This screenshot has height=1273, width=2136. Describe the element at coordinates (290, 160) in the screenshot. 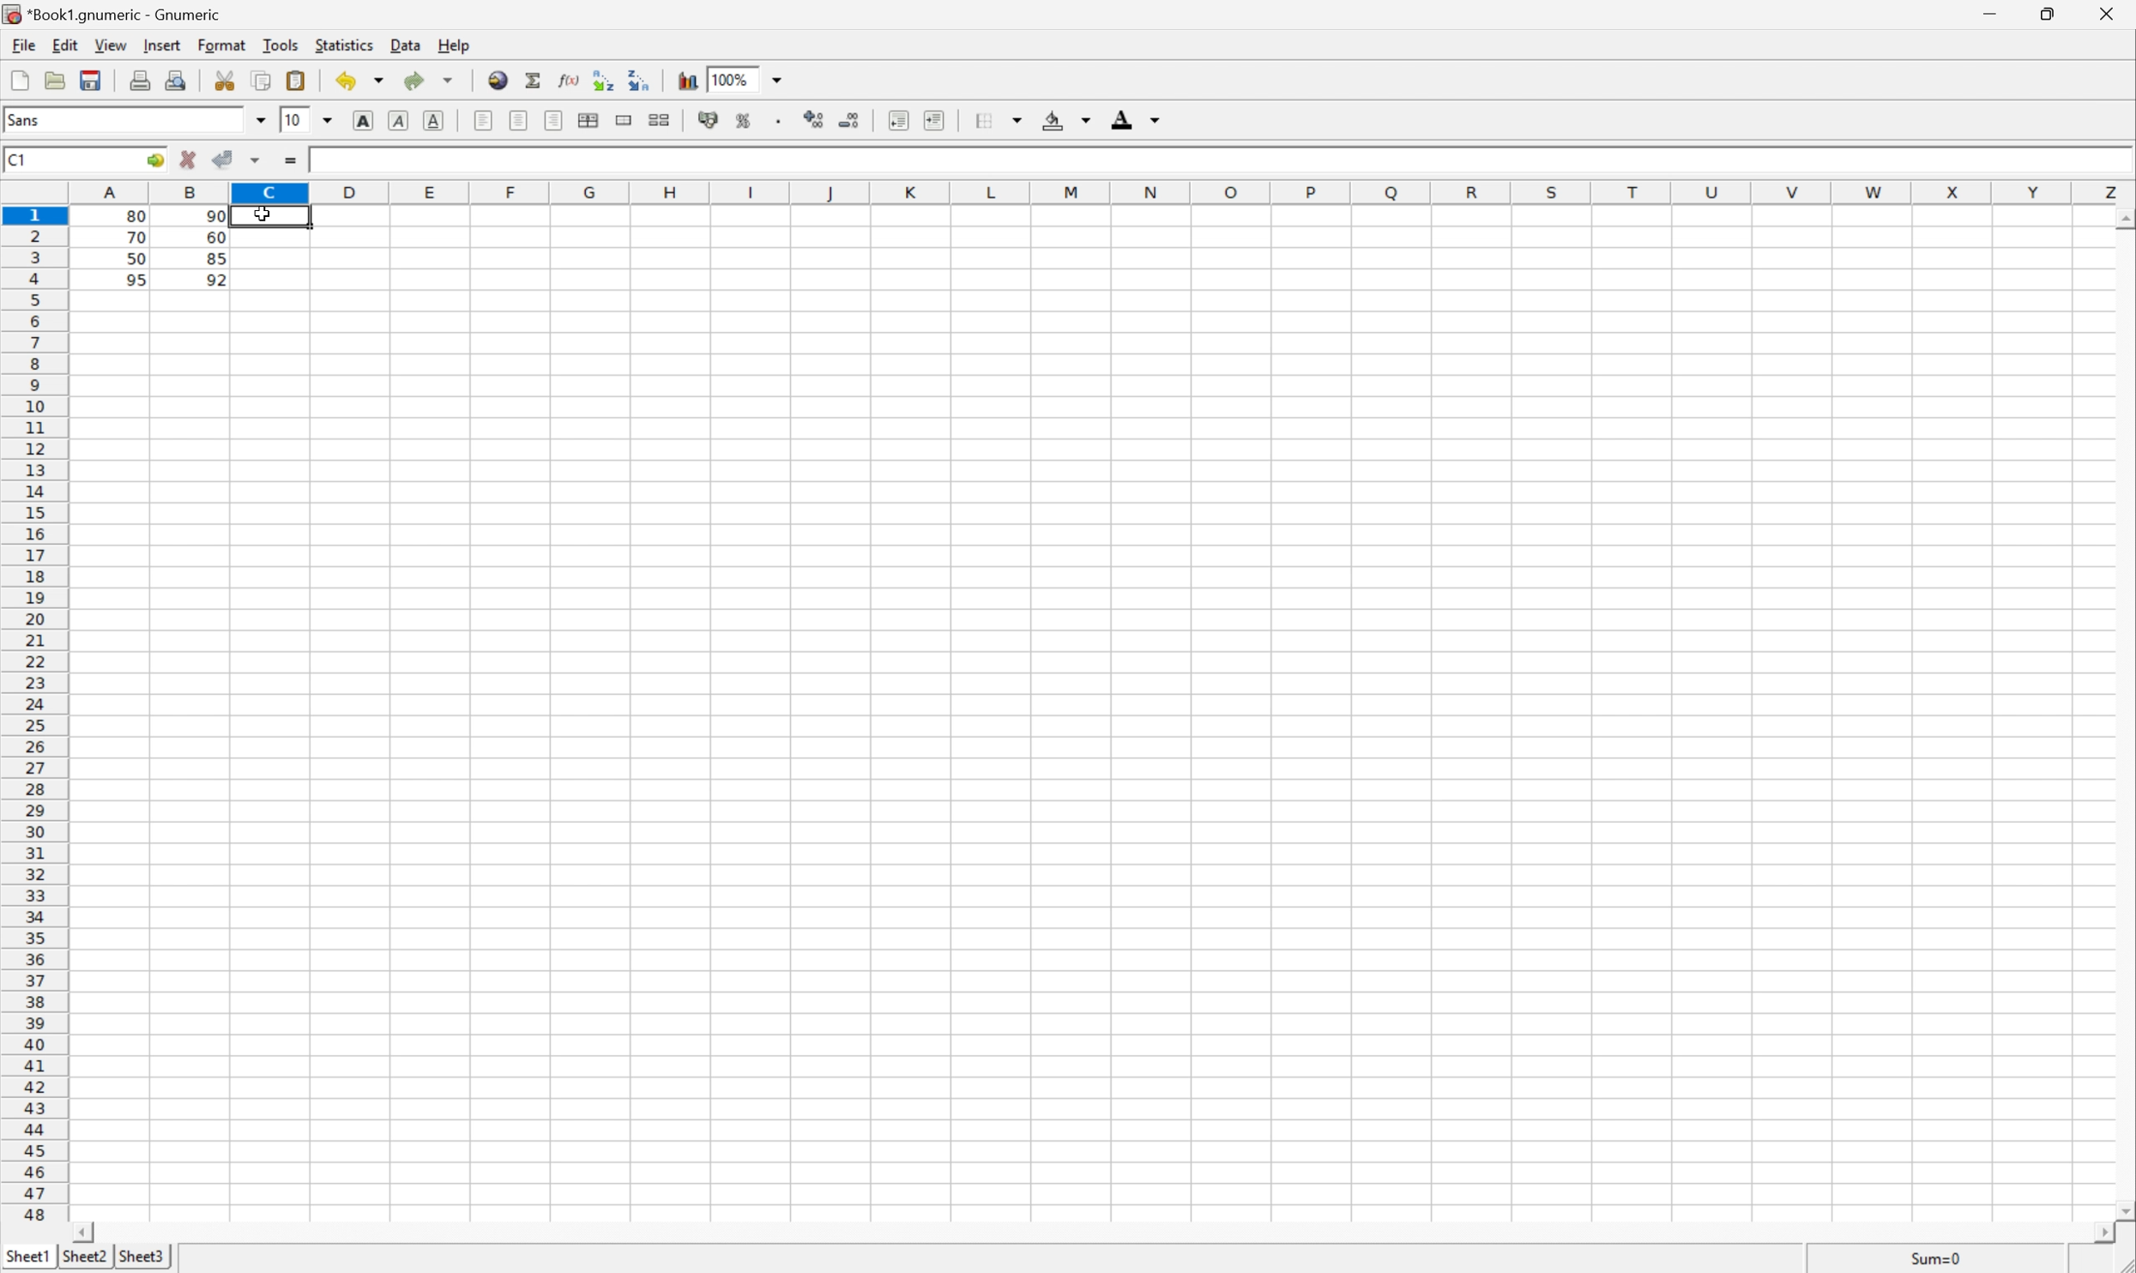

I see `Enter formula` at that location.